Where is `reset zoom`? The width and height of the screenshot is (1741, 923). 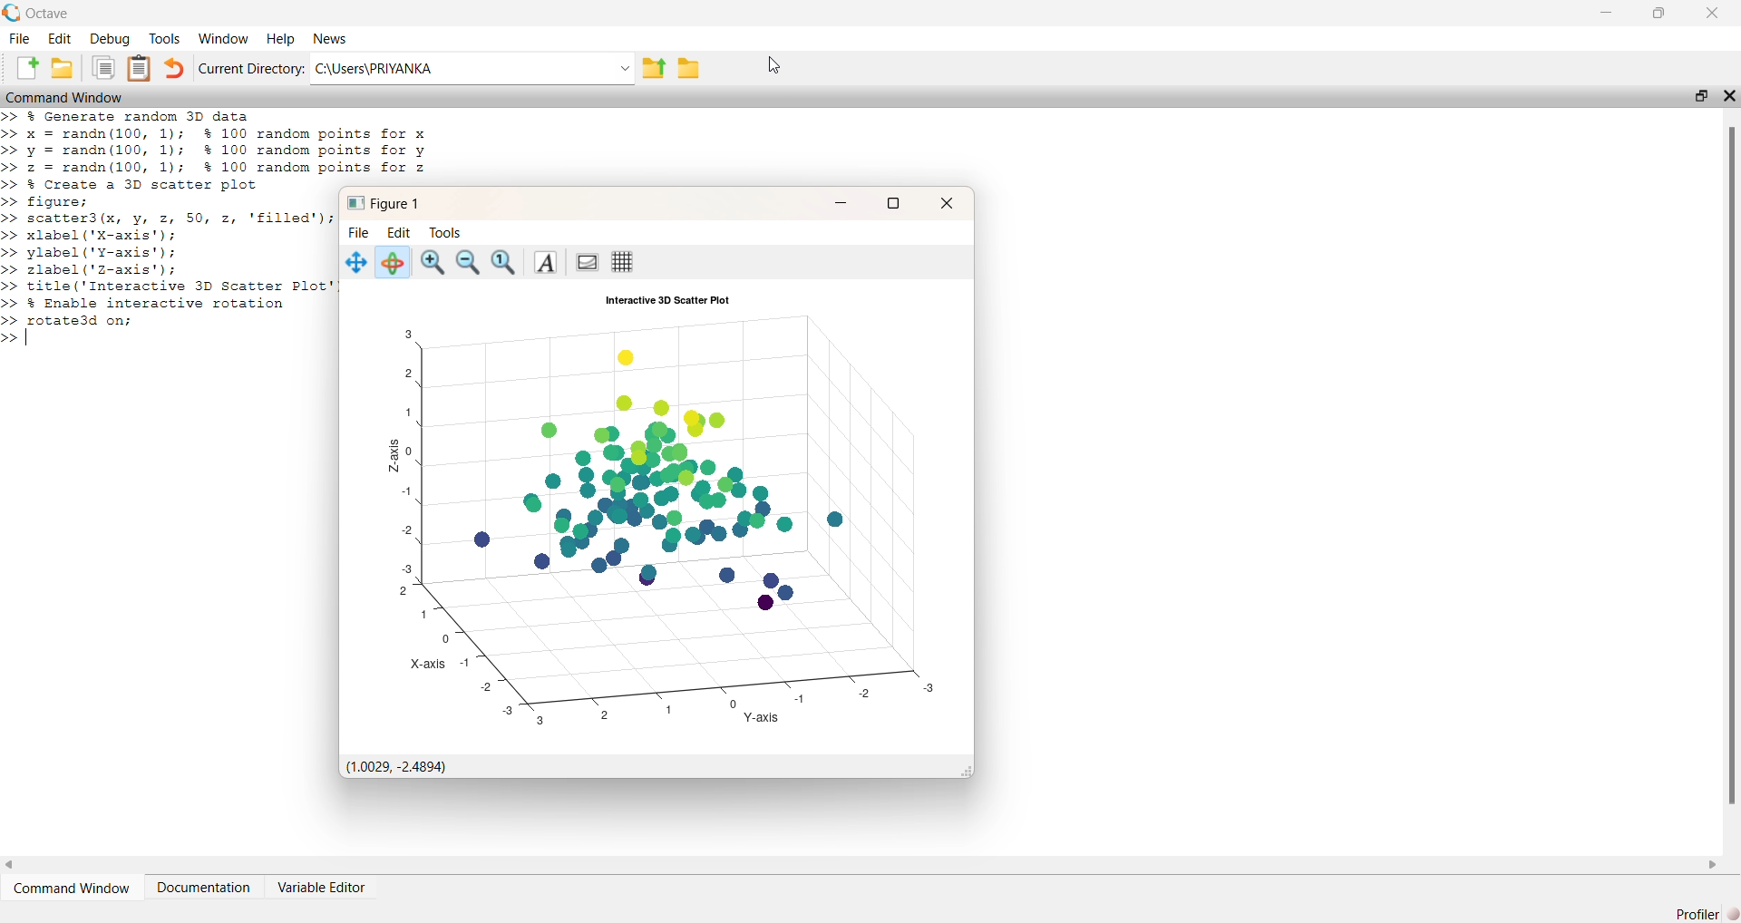 reset zoom is located at coordinates (505, 263).